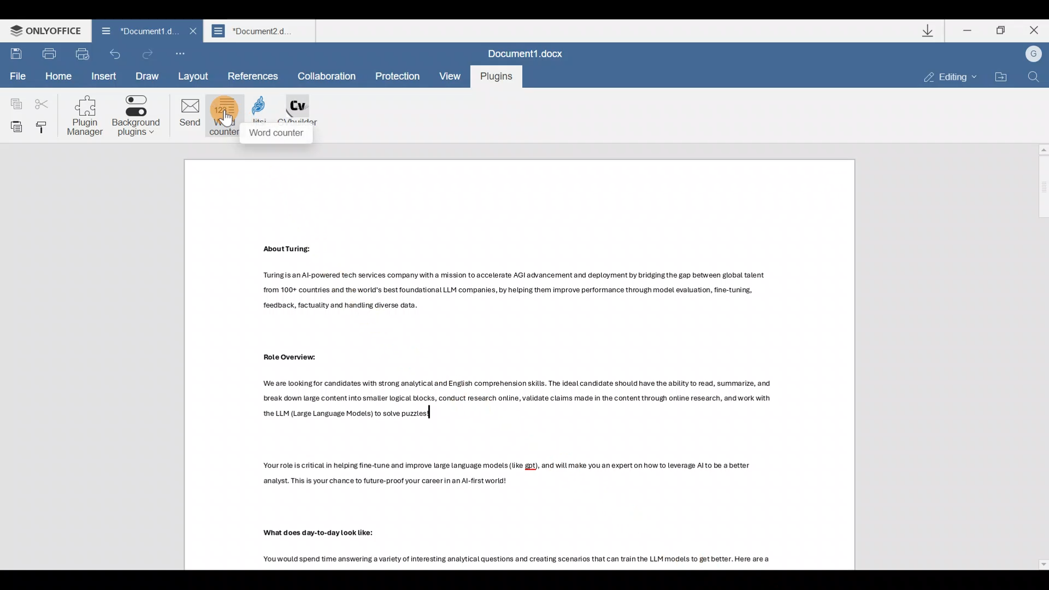 The height and width of the screenshot is (590, 1049). Describe the element at coordinates (197, 75) in the screenshot. I see `Layout` at that location.